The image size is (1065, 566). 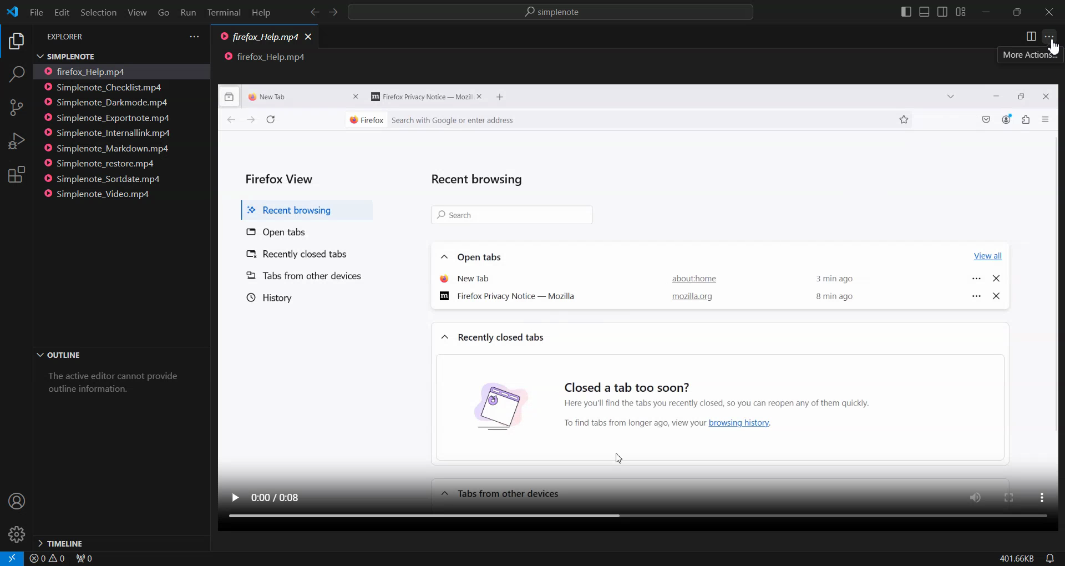 I want to click on go forward one page, so click(x=250, y=122).